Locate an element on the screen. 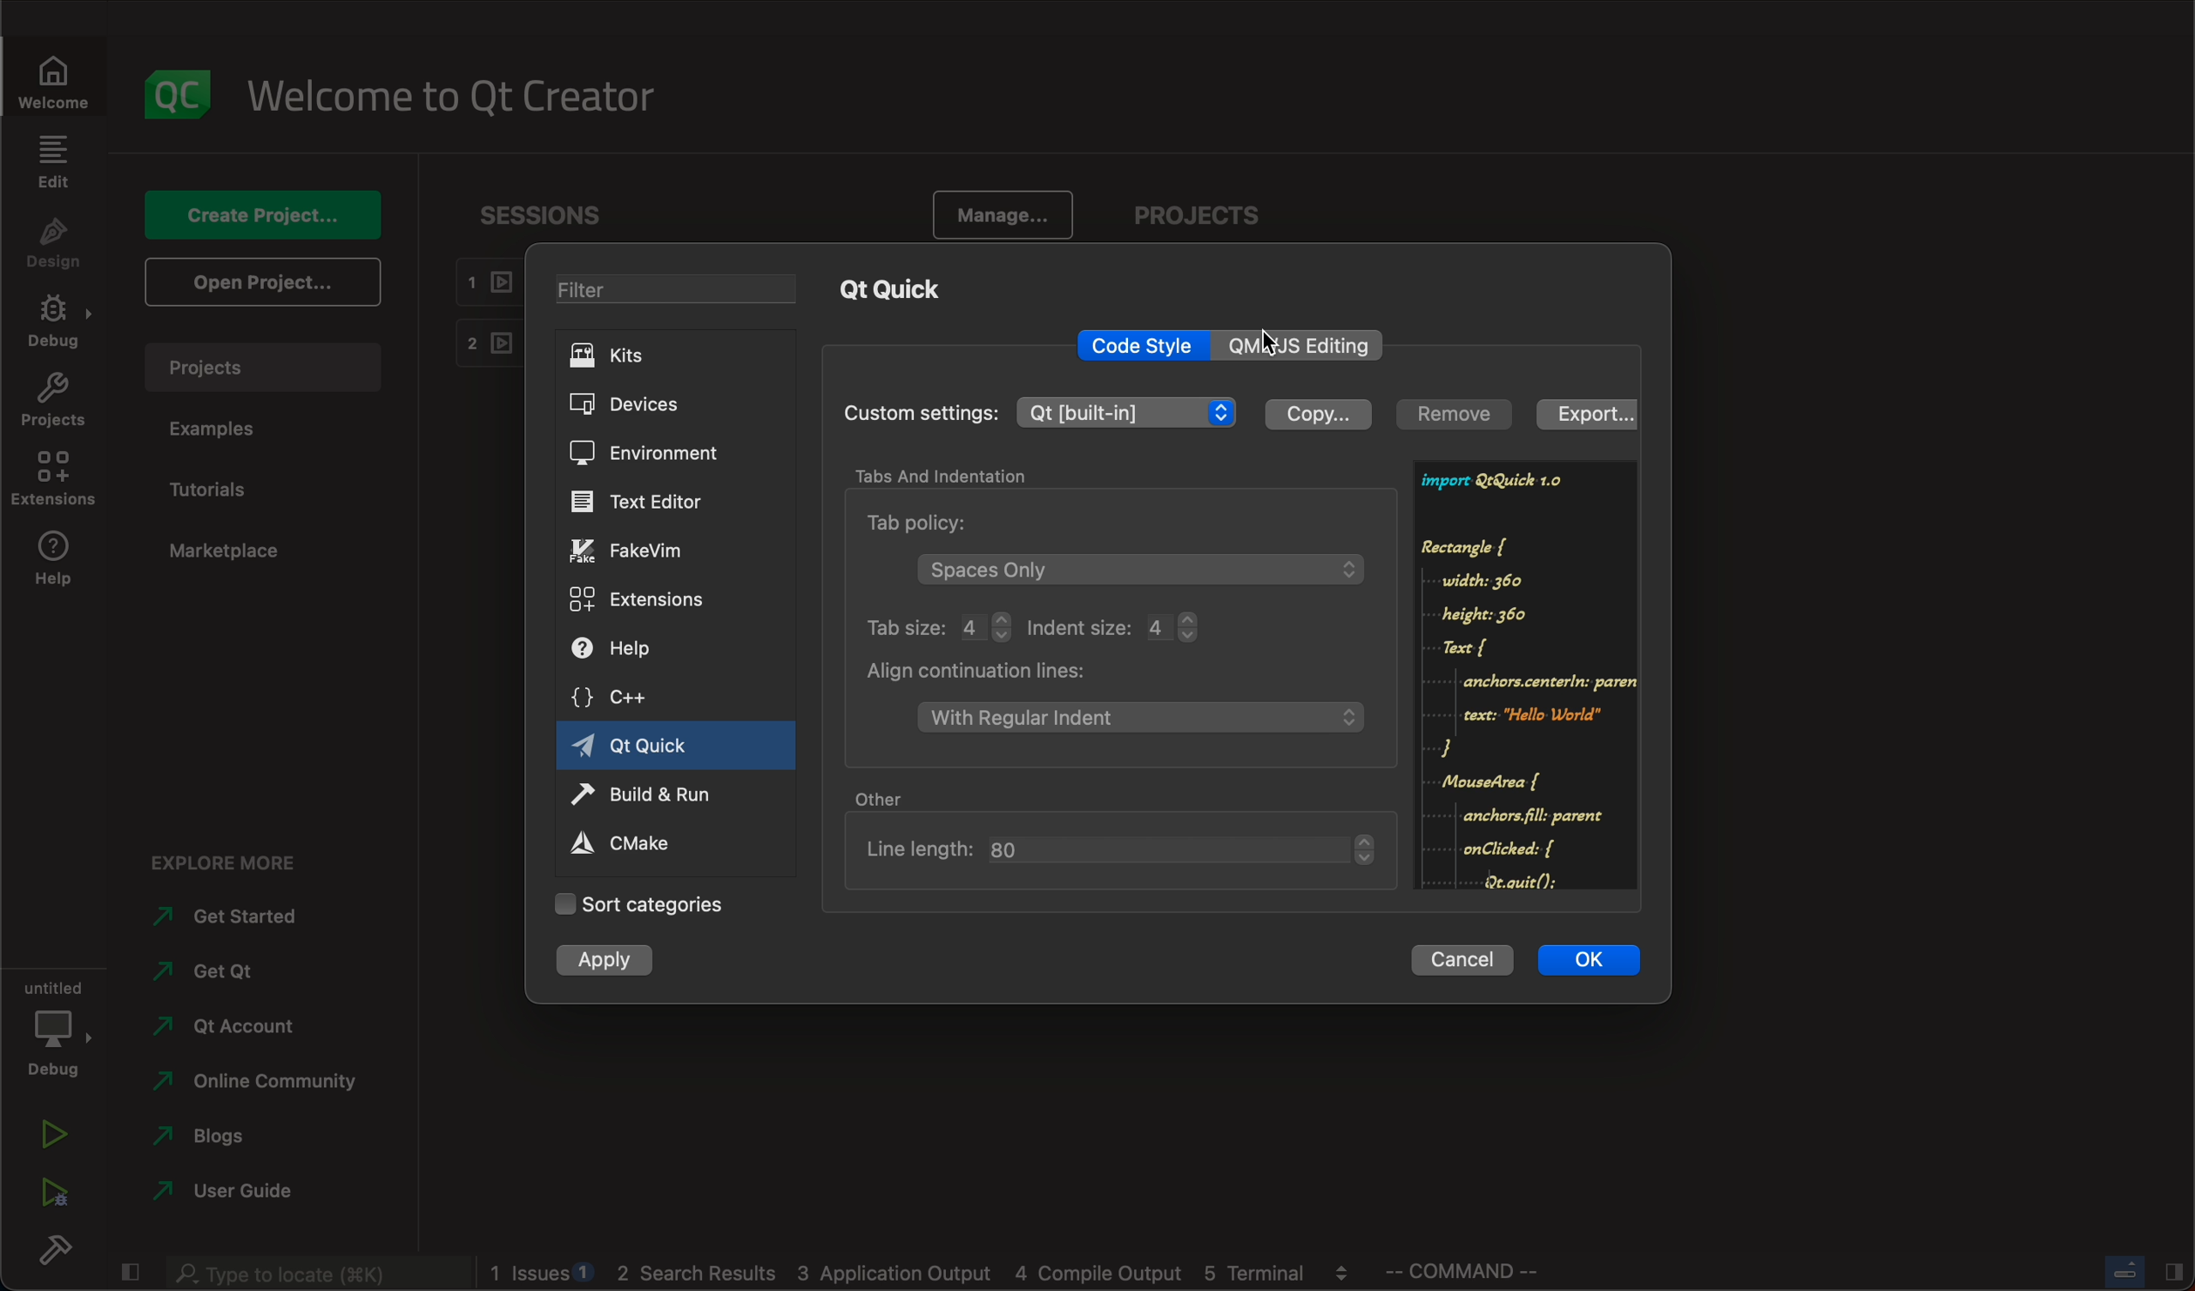 This screenshot has width=2195, height=1291. cmake is located at coordinates (637, 846).